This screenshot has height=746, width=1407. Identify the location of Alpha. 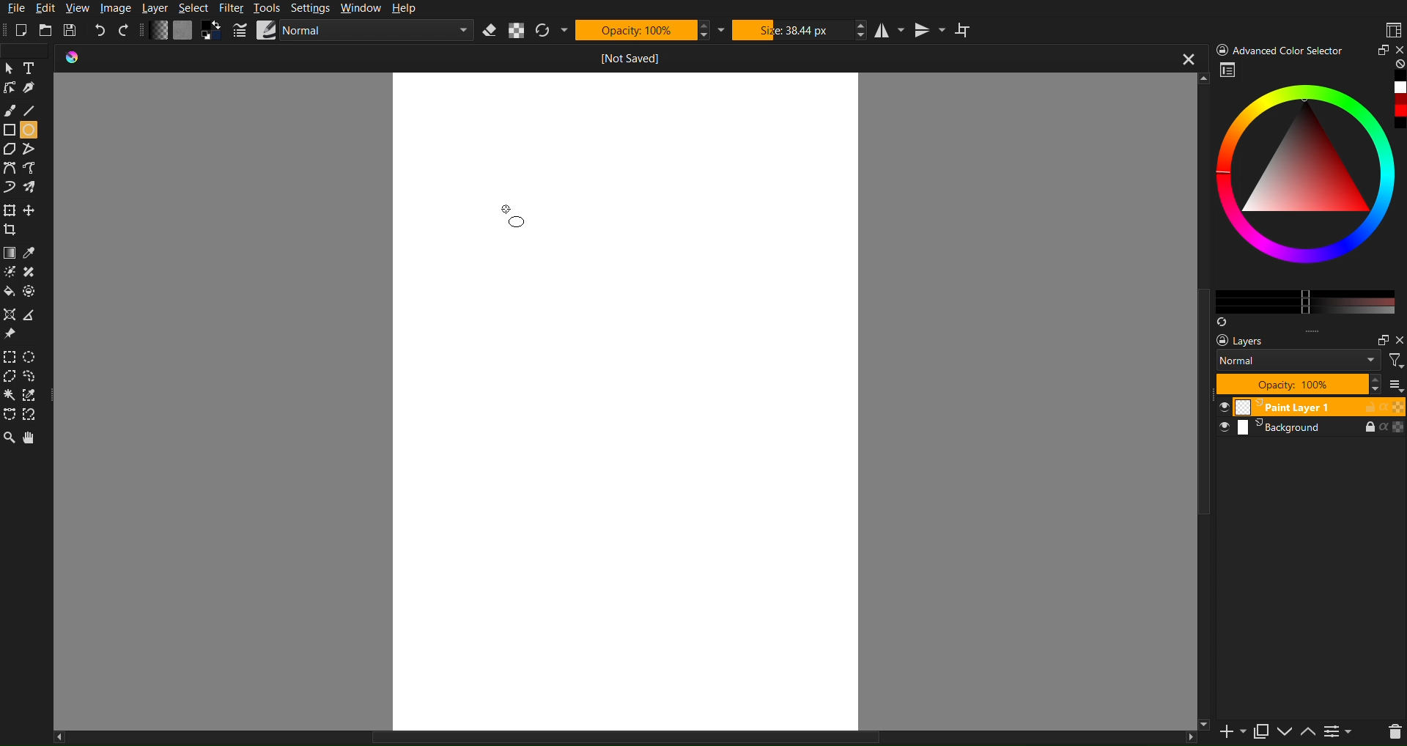
(517, 29).